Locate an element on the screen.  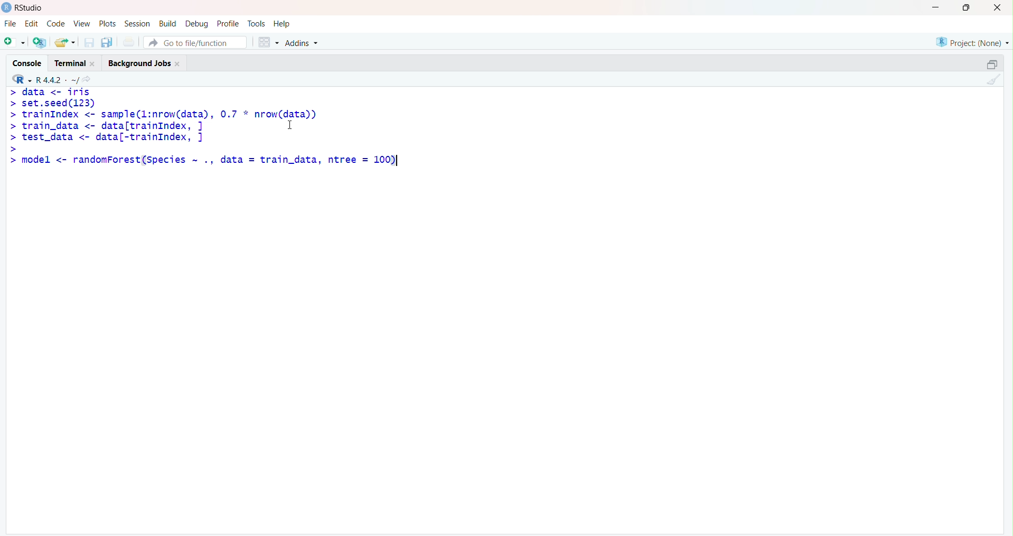
model <- randomForest(Species ~ ., data = train.) is located at coordinates (212, 160).